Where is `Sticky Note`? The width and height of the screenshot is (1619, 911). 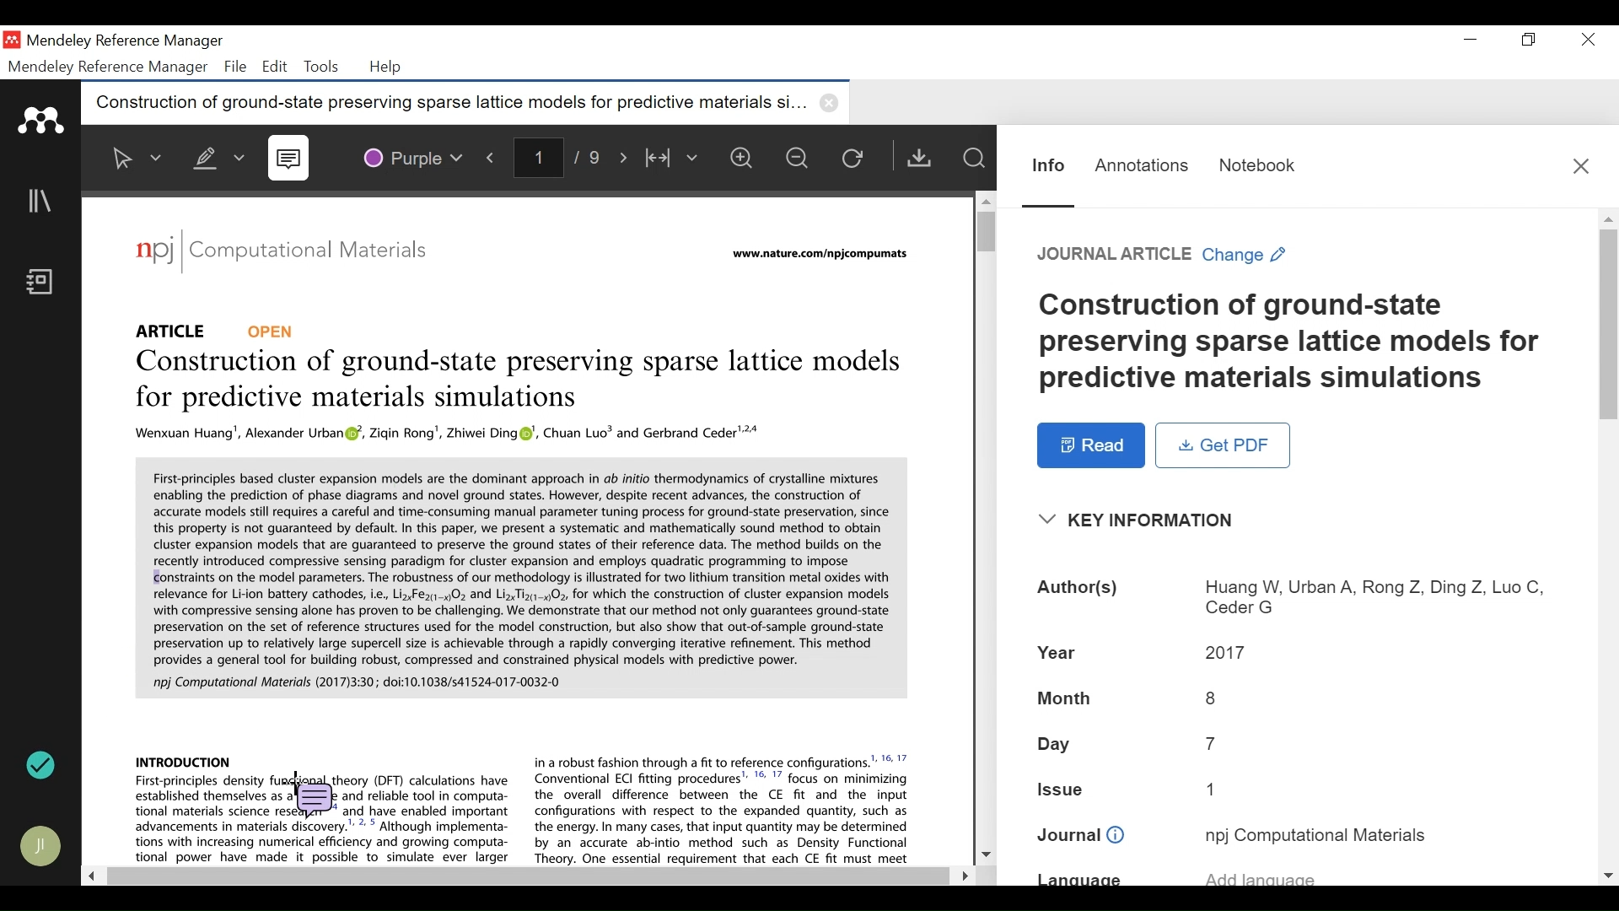
Sticky Note is located at coordinates (292, 159).